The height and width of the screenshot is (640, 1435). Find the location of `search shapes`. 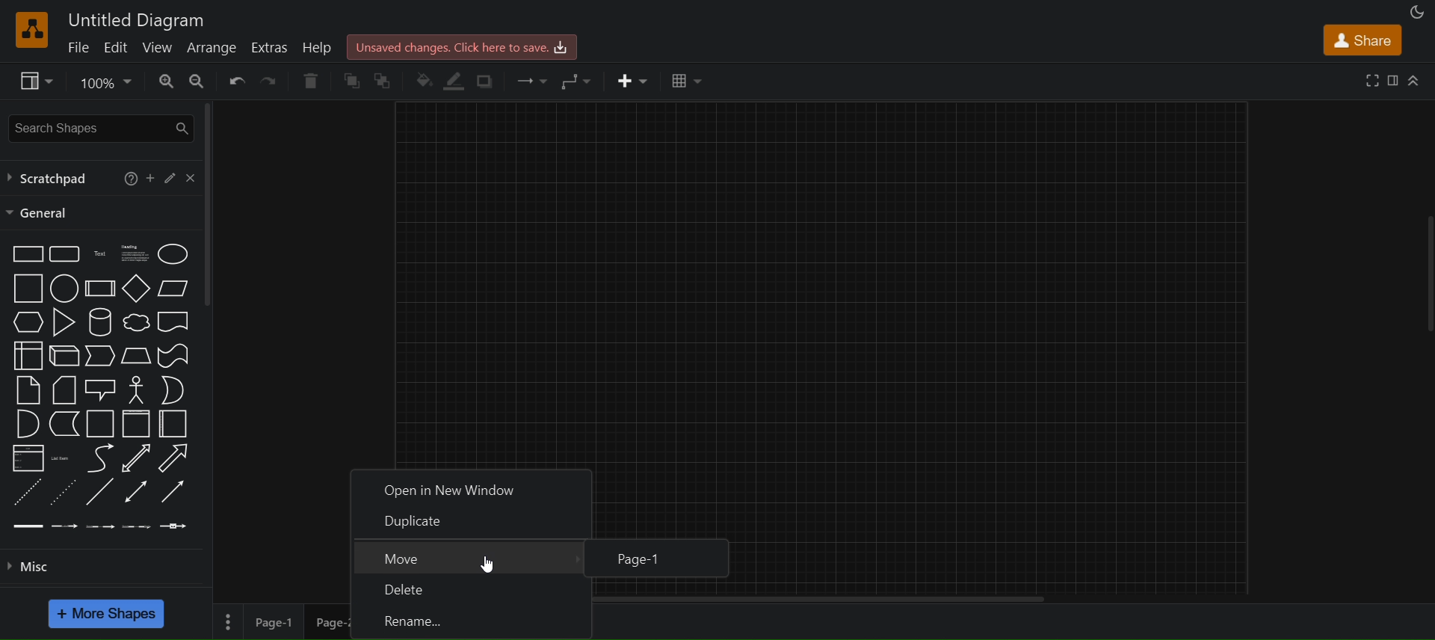

search shapes is located at coordinates (99, 126).